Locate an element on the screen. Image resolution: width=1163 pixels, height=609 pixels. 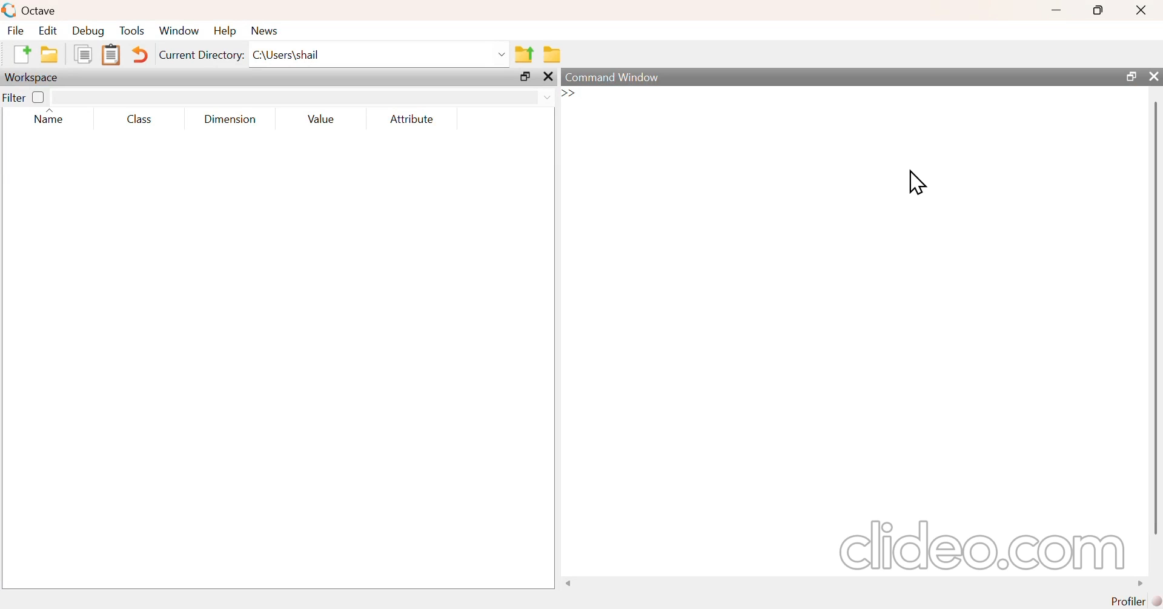
move left is located at coordinates (571, 583).